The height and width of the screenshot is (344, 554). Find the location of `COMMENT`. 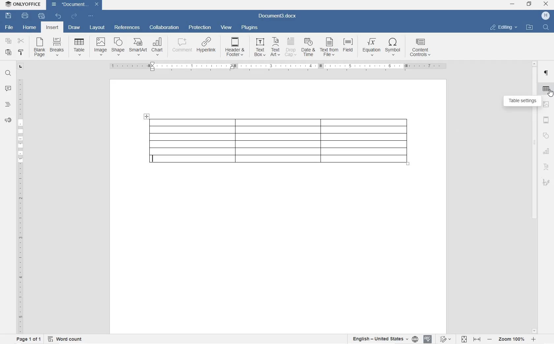

COMMENT is located at coordinates (183, 46).